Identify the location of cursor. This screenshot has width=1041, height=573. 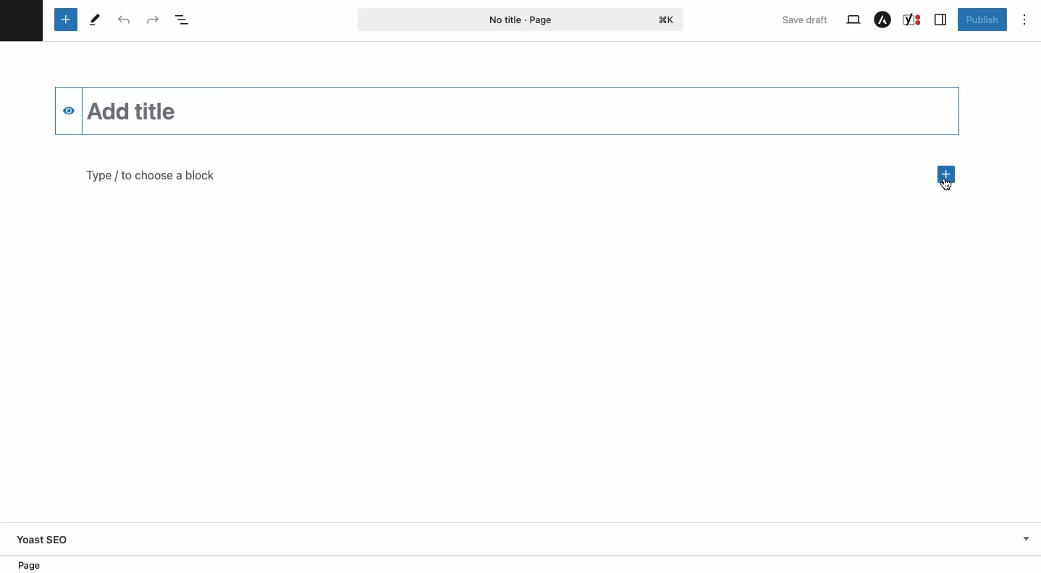
(948, 187).